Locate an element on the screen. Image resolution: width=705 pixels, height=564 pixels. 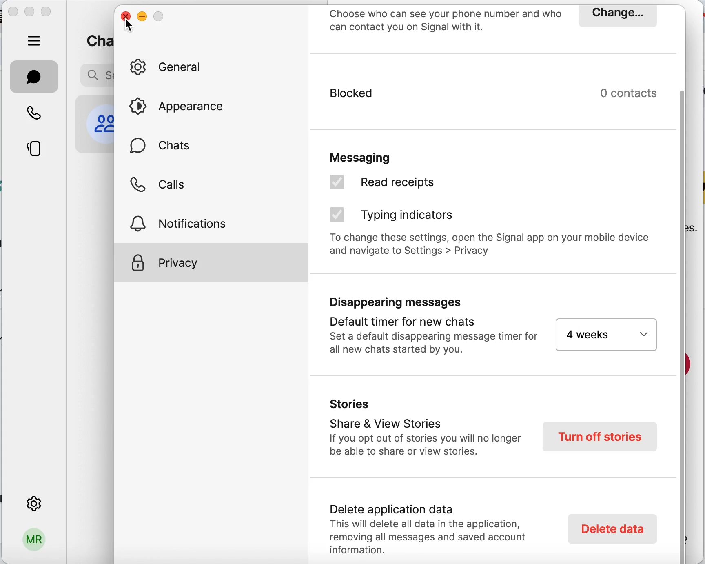
maximize is located at coordinates (159, 14).